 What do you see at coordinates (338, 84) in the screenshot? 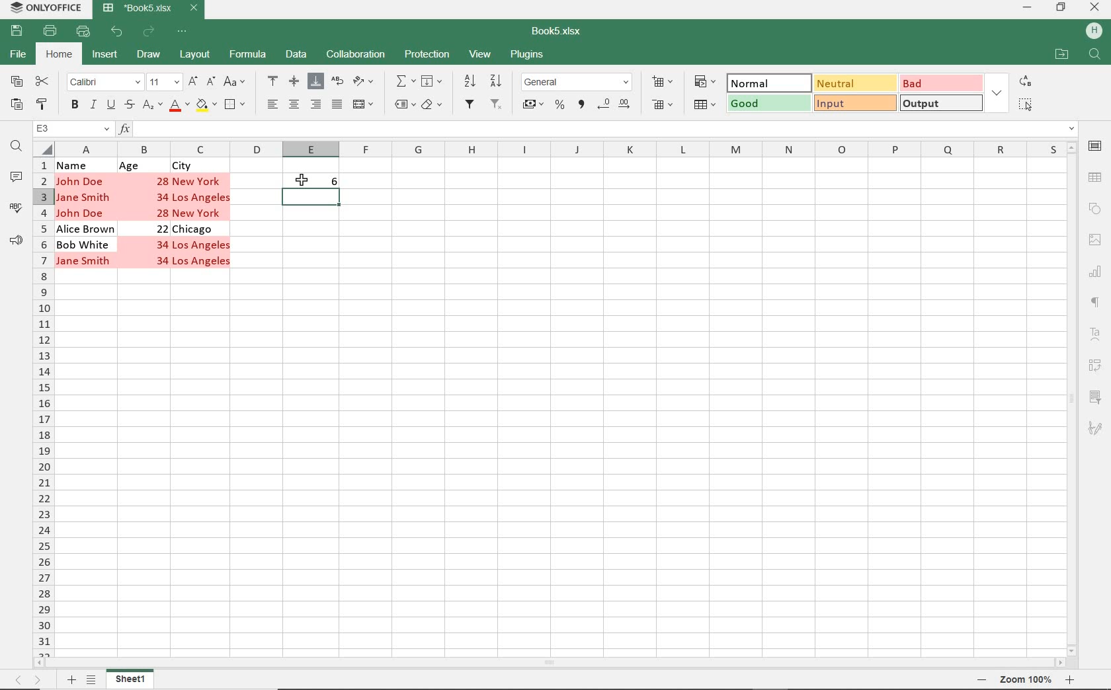
I see `WRAP TEXT` at bounding box center [338, 84].